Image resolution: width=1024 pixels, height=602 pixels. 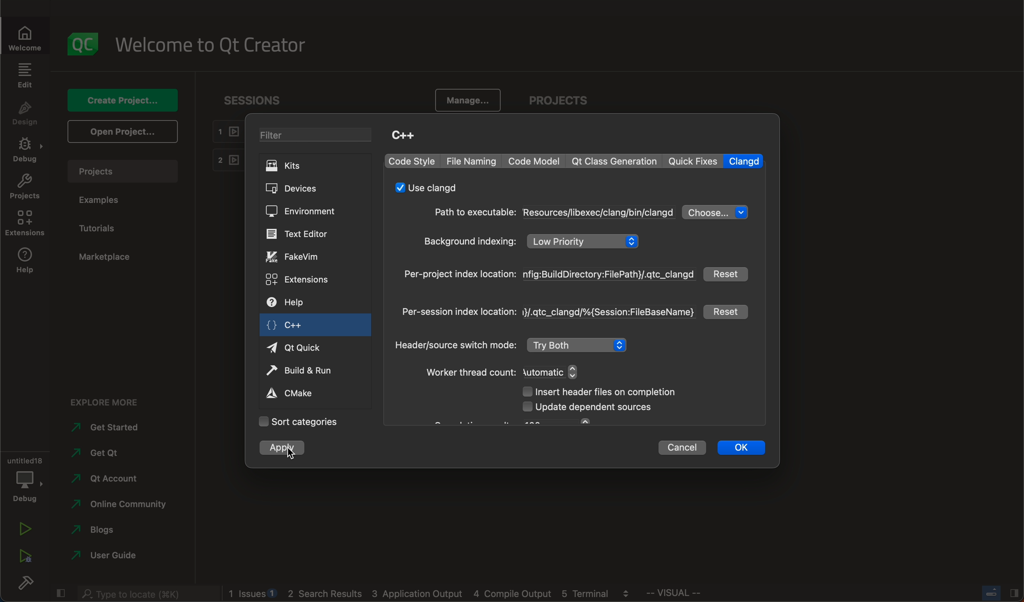 I want to click on build and run, so click(x=306, y=369).